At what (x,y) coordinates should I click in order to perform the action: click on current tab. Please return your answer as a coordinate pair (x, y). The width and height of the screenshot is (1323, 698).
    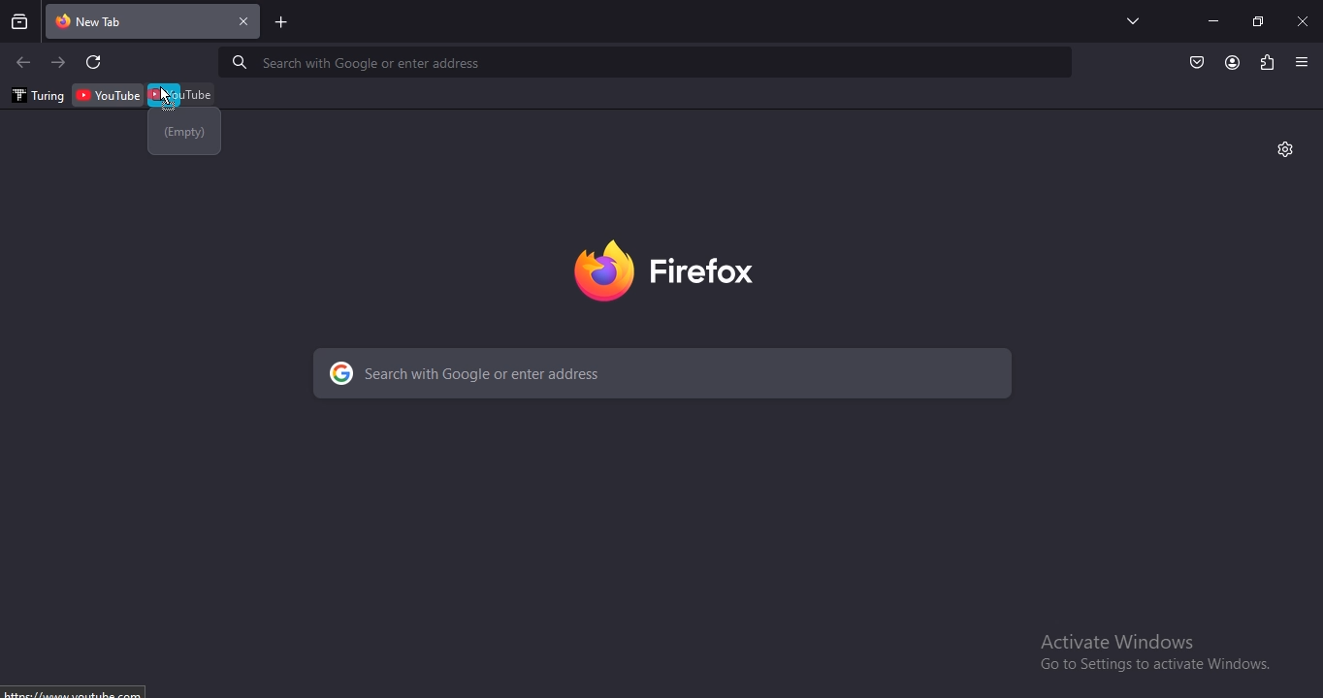
    Looking at the image, I should click on (154, 22).